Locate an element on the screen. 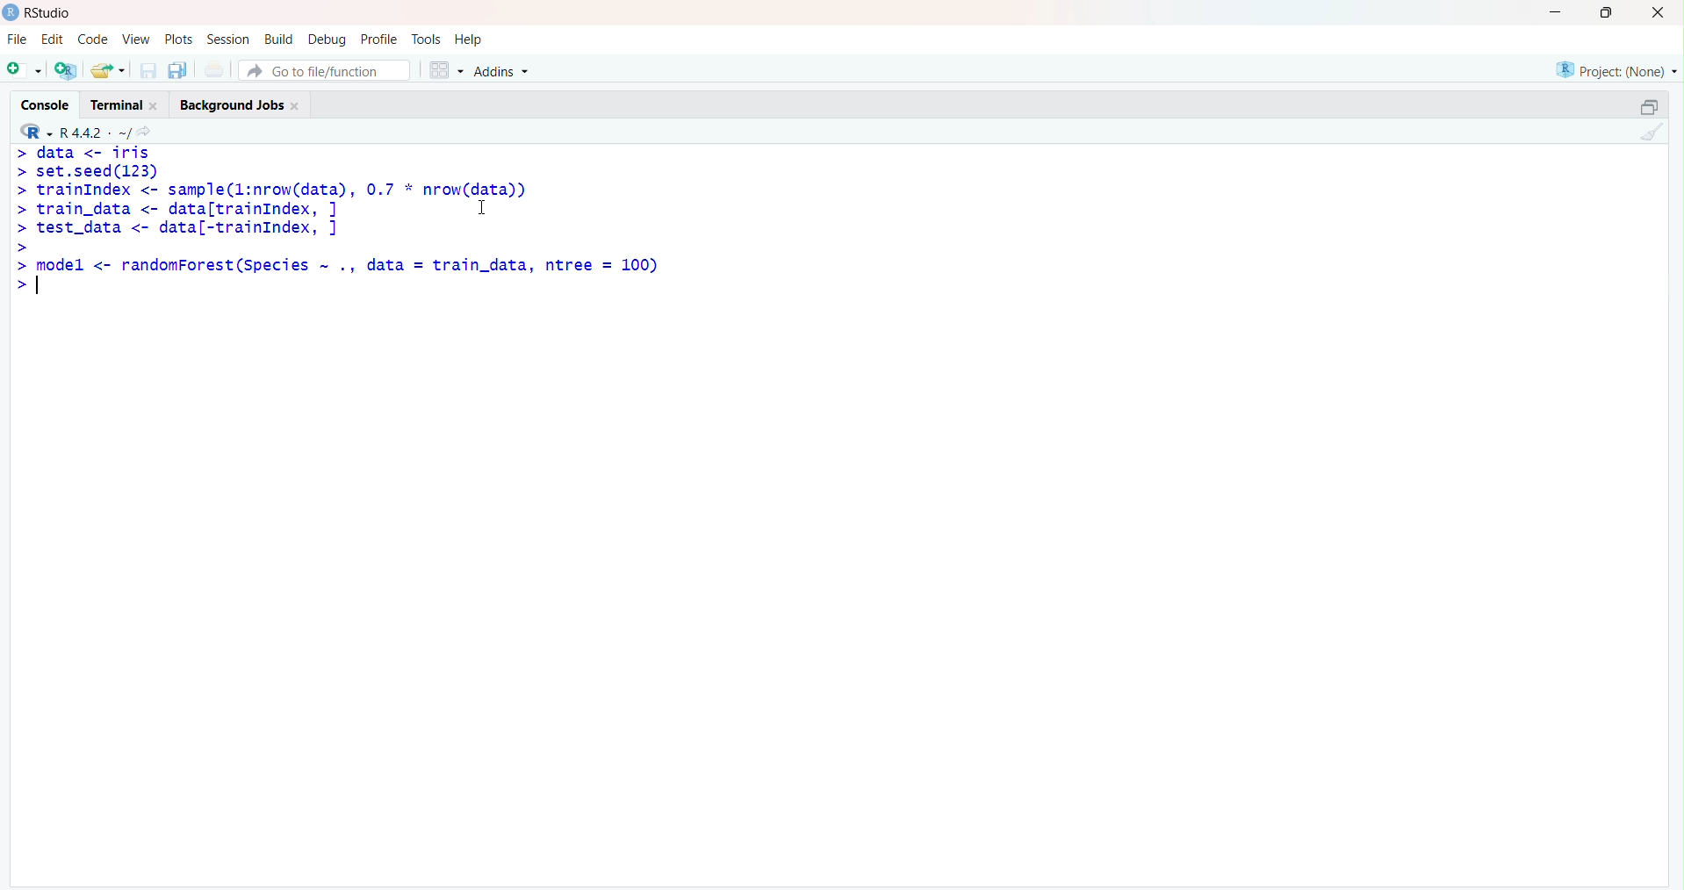 The image size is (1684, 890). RStudio is located at coordinates (41, 12).